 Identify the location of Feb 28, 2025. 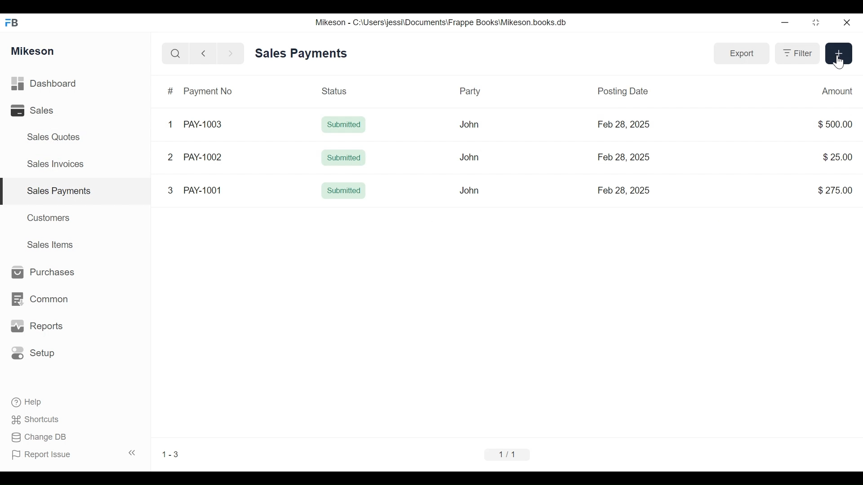
(625, 158).